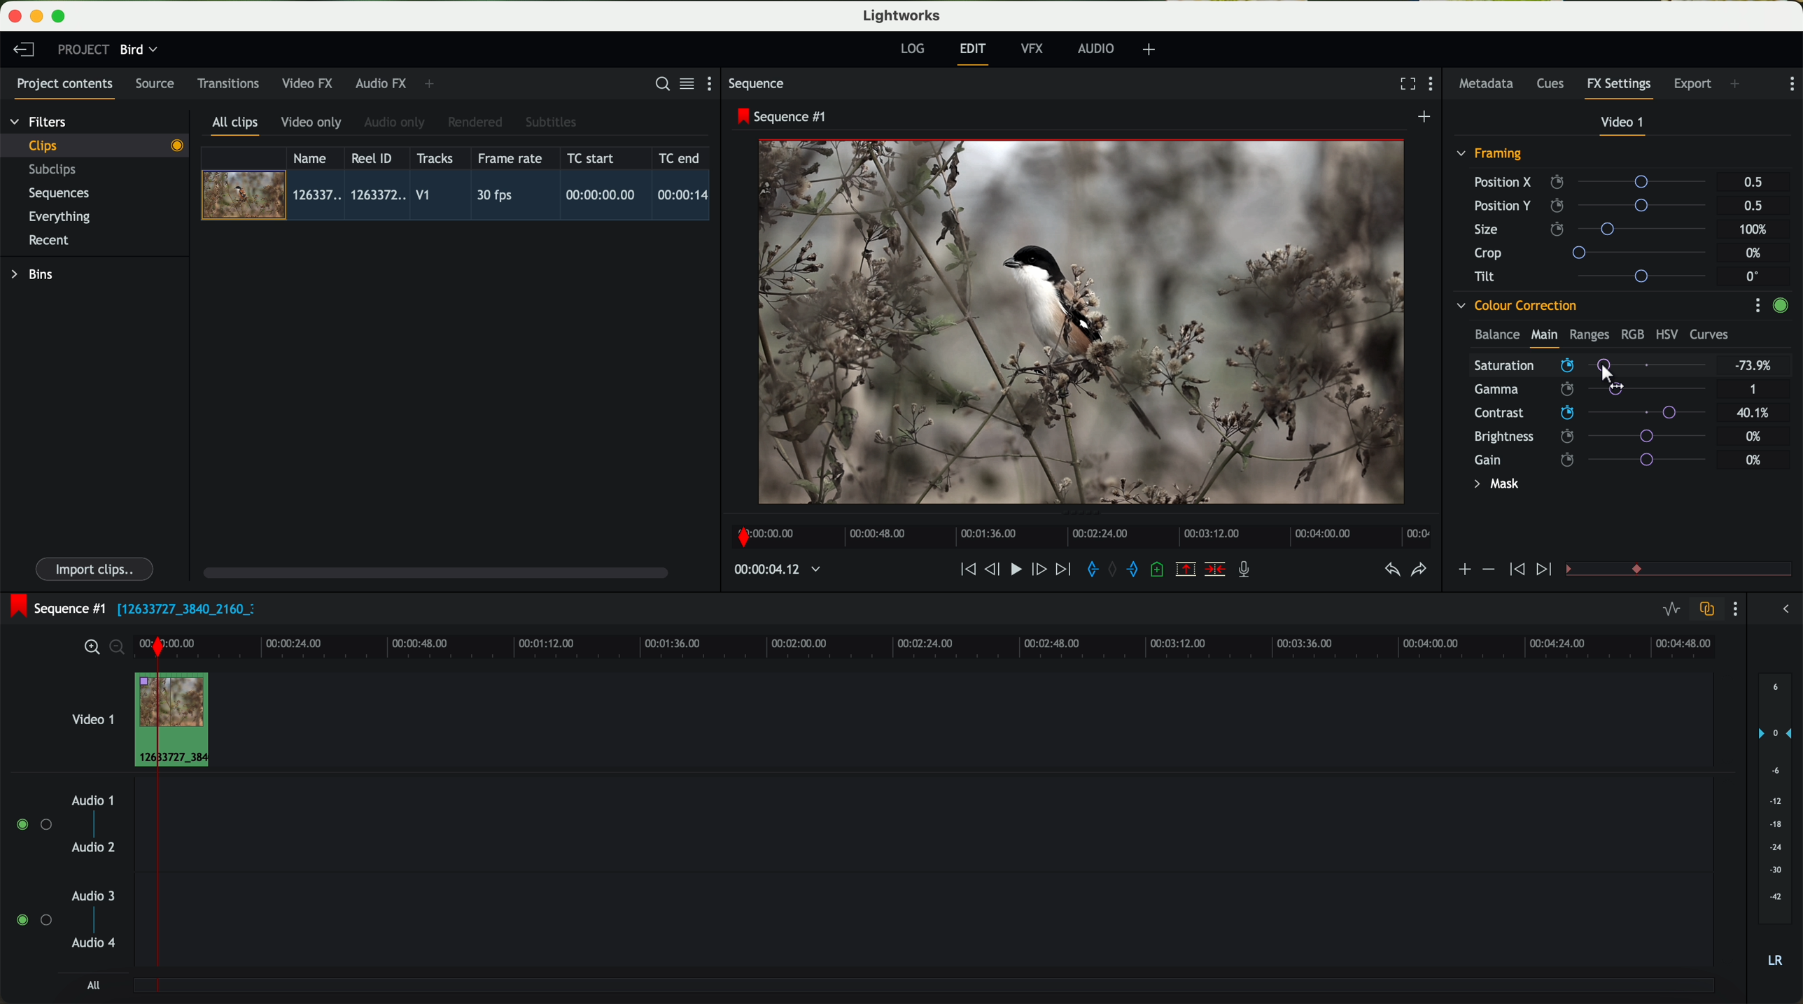 Image resolution: width=1803 pixels, height=1004 pixels. What do you see at coordinates (1754, 460) in the screenshot?
I see `0%` at bounding box center [1754, 460].